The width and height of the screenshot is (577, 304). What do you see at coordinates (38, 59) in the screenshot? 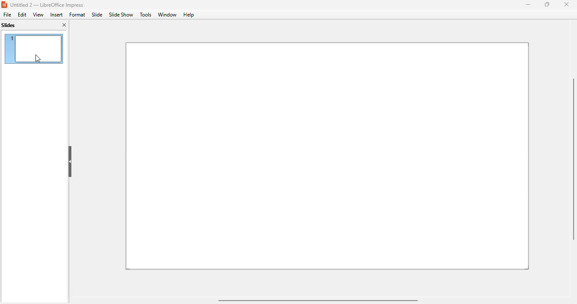
I see `cursor` at bounding box center [38, 59].